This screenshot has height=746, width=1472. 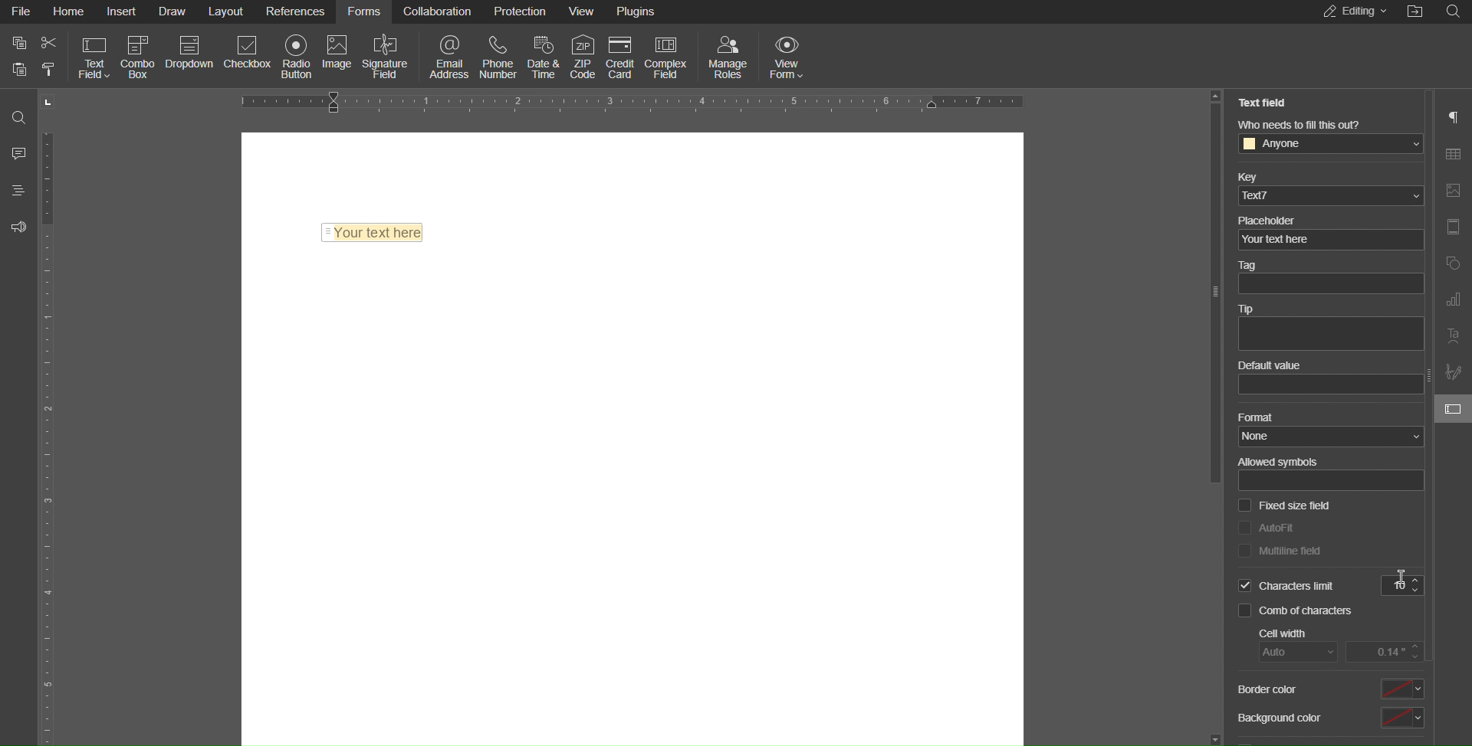 I want to click on Credit Card, so click(x=622, y=54).